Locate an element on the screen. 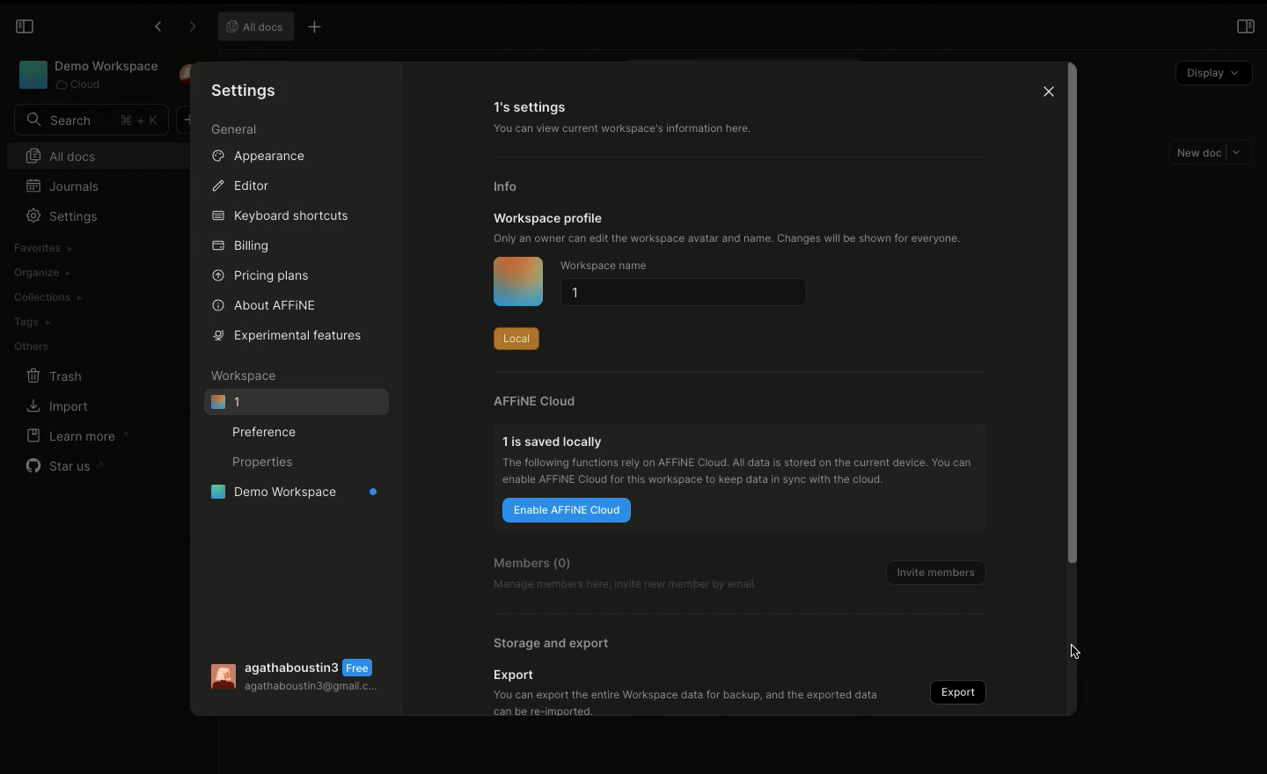 Image resolution: width=1267 pixels, height=774 pixels. Close is located at coordinates (1047, 94).